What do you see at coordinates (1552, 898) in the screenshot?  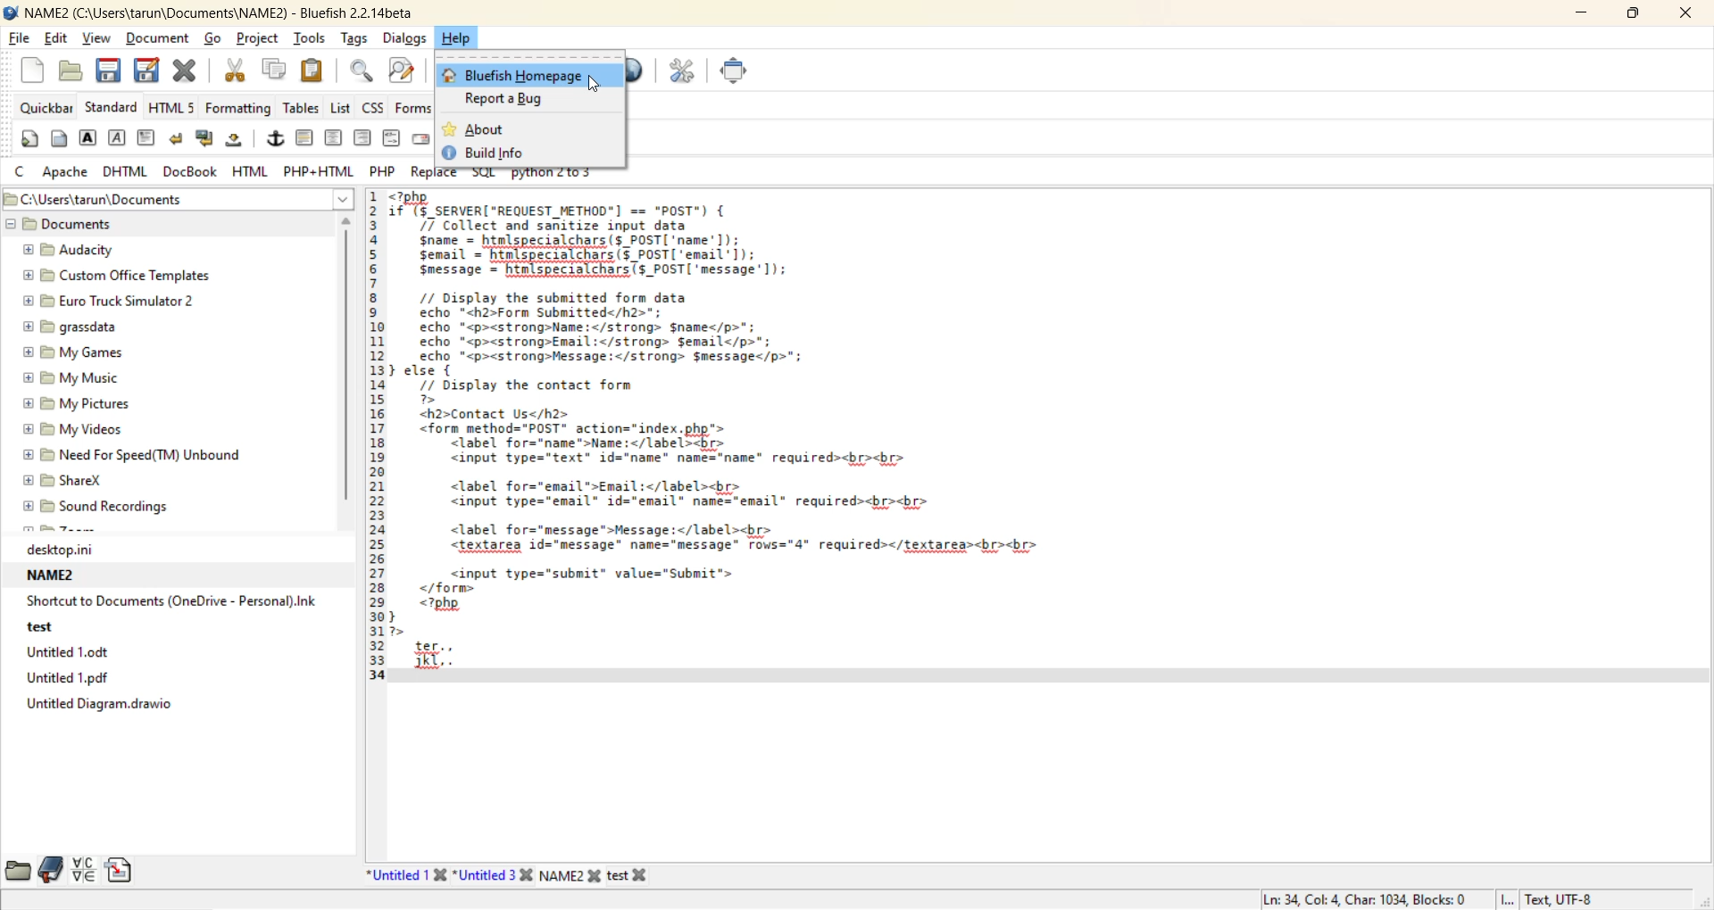 I see `Text, UTF-8` at bounding box center [1552, 898].